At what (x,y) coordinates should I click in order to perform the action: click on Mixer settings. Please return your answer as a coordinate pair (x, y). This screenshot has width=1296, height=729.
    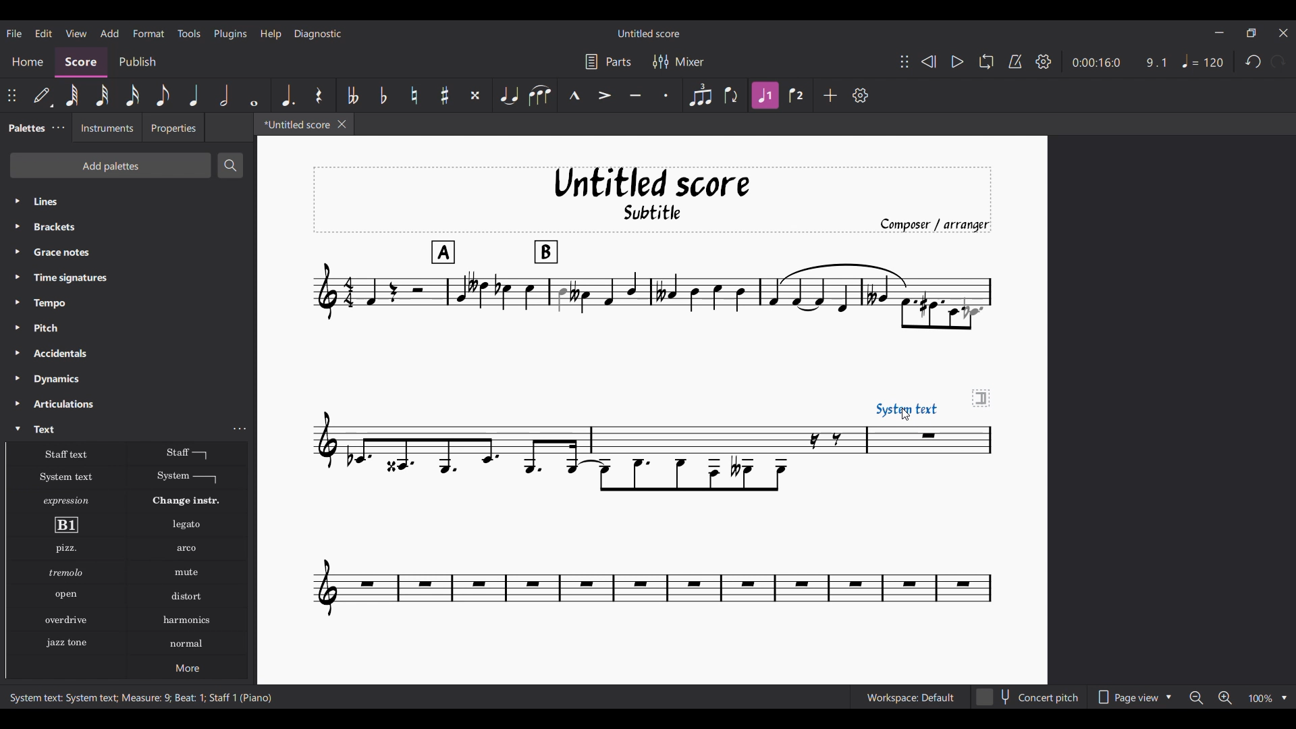
    Looking at the image, I should click on (678, 62).